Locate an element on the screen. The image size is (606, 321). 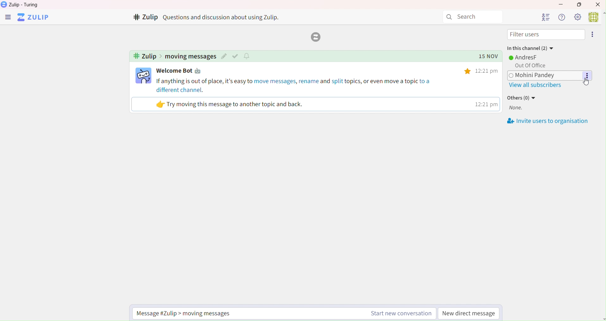
Try moving this message to another topic and back. is located at coordinates (230, 104).